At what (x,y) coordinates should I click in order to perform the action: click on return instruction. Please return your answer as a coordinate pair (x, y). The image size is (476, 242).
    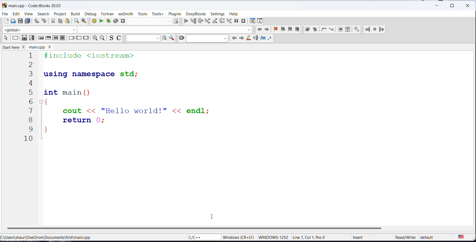
    Looking at the image, I should click on (86, 38).